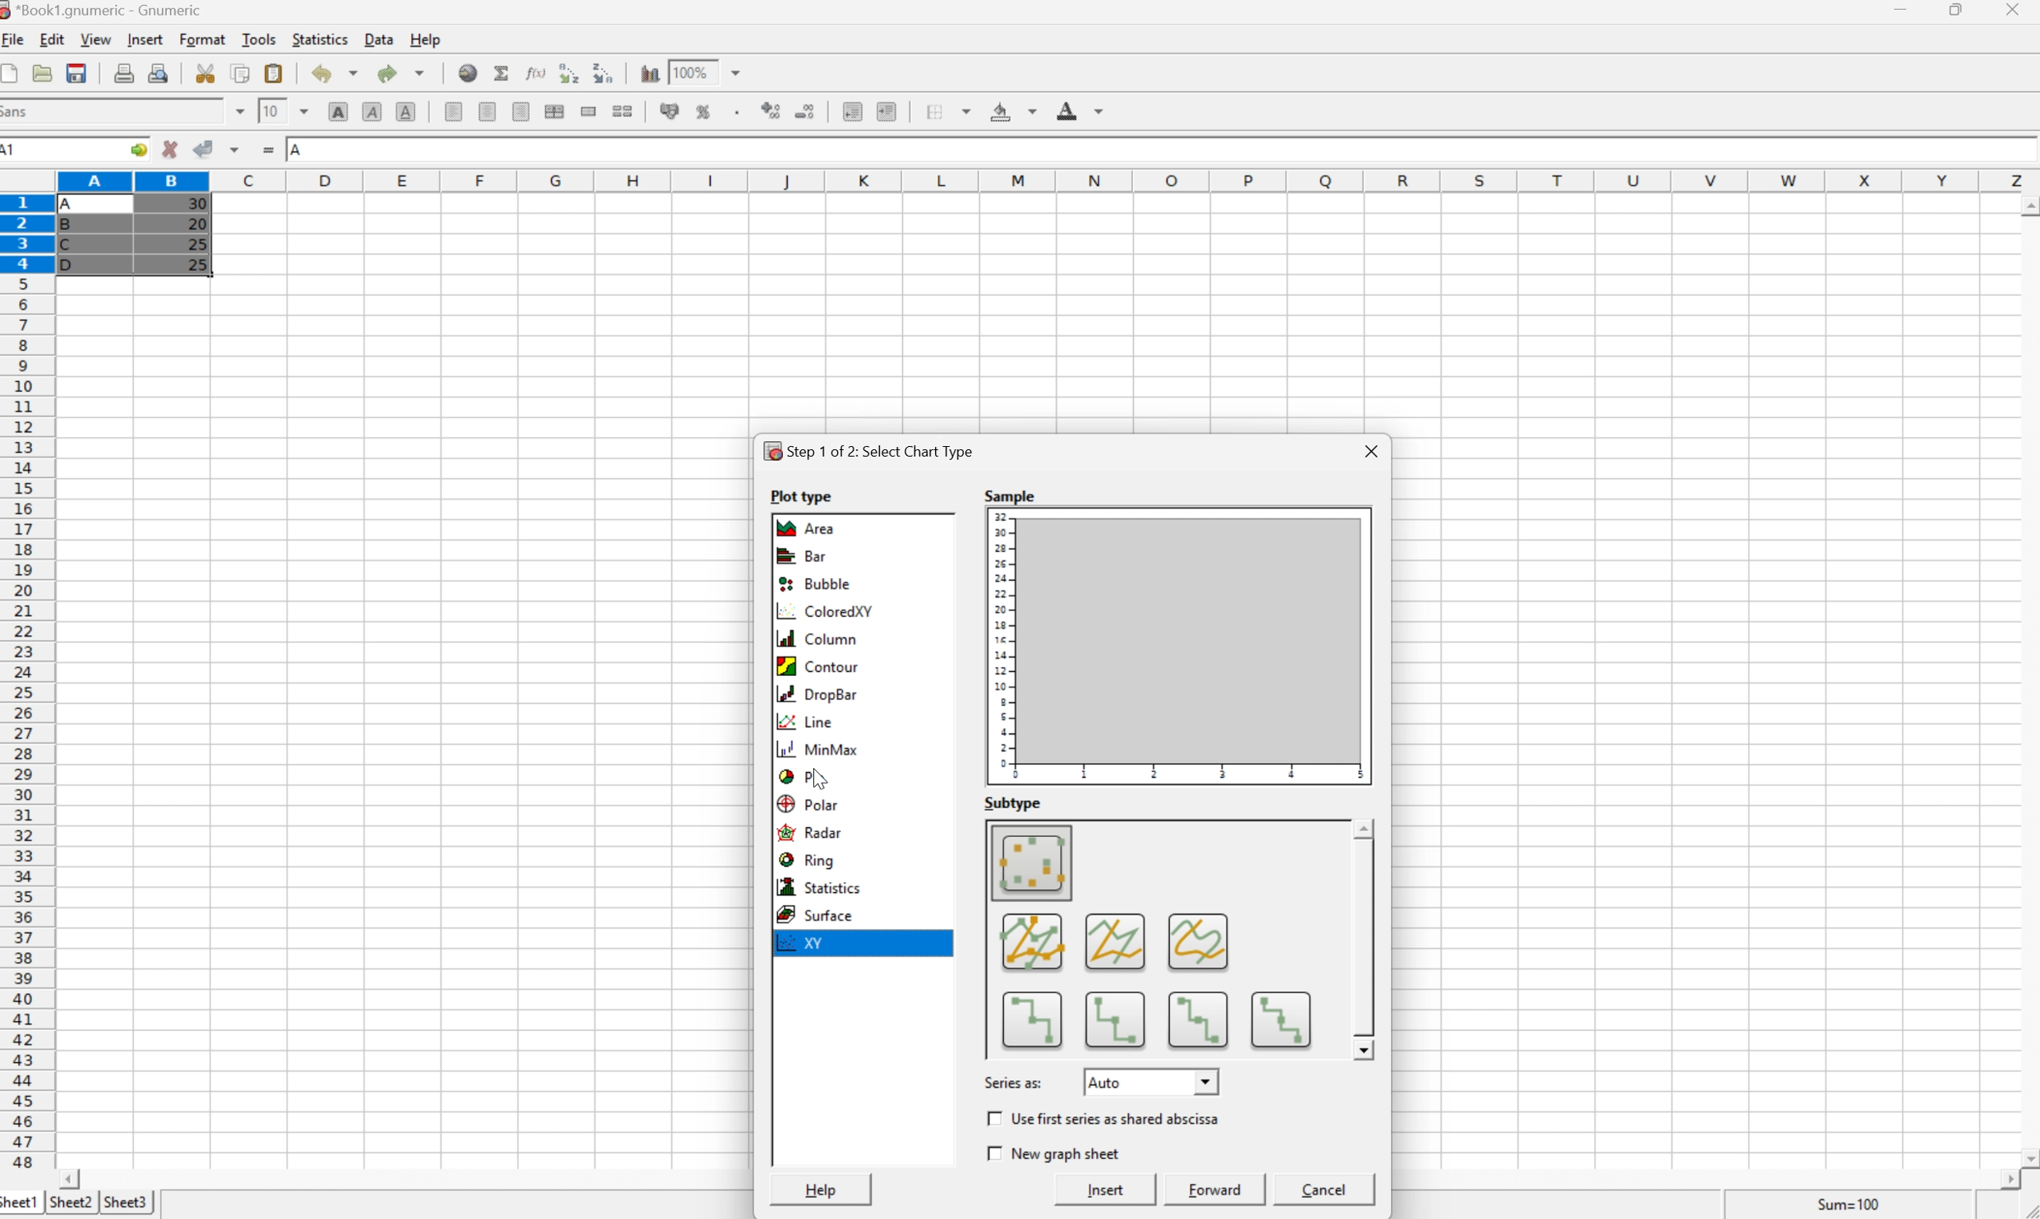 This screenshot has height=1219, width=2040. I want to click on Decrease indent, and align the contents to the left, so click(852, 113).